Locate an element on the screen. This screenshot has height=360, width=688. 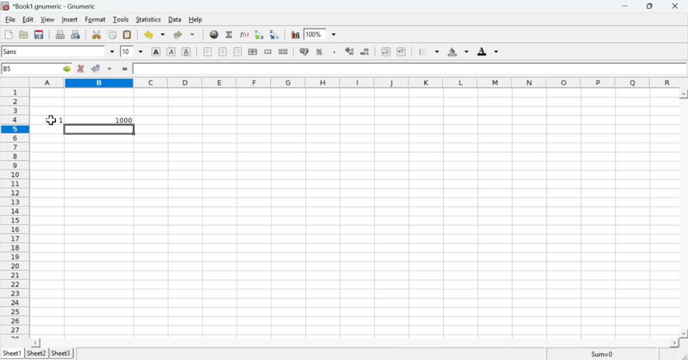
Merge a range of cells is located at coordinates (268, 52).